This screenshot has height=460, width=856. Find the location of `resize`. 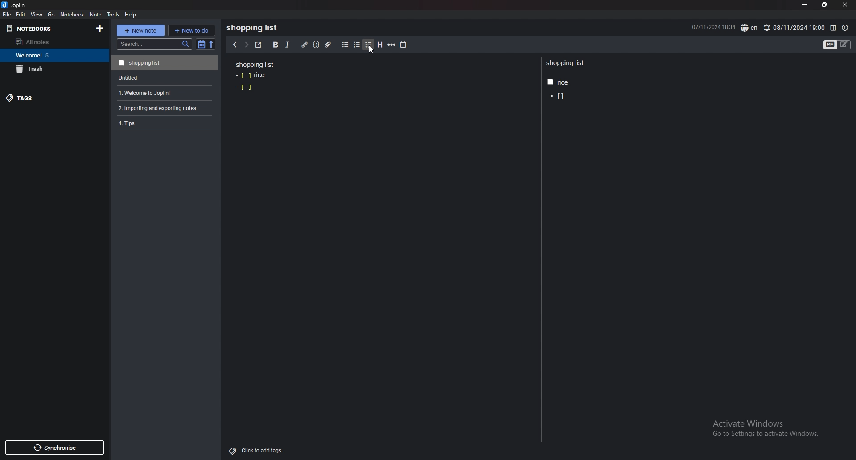

resize is located at coordinates (824, 5).